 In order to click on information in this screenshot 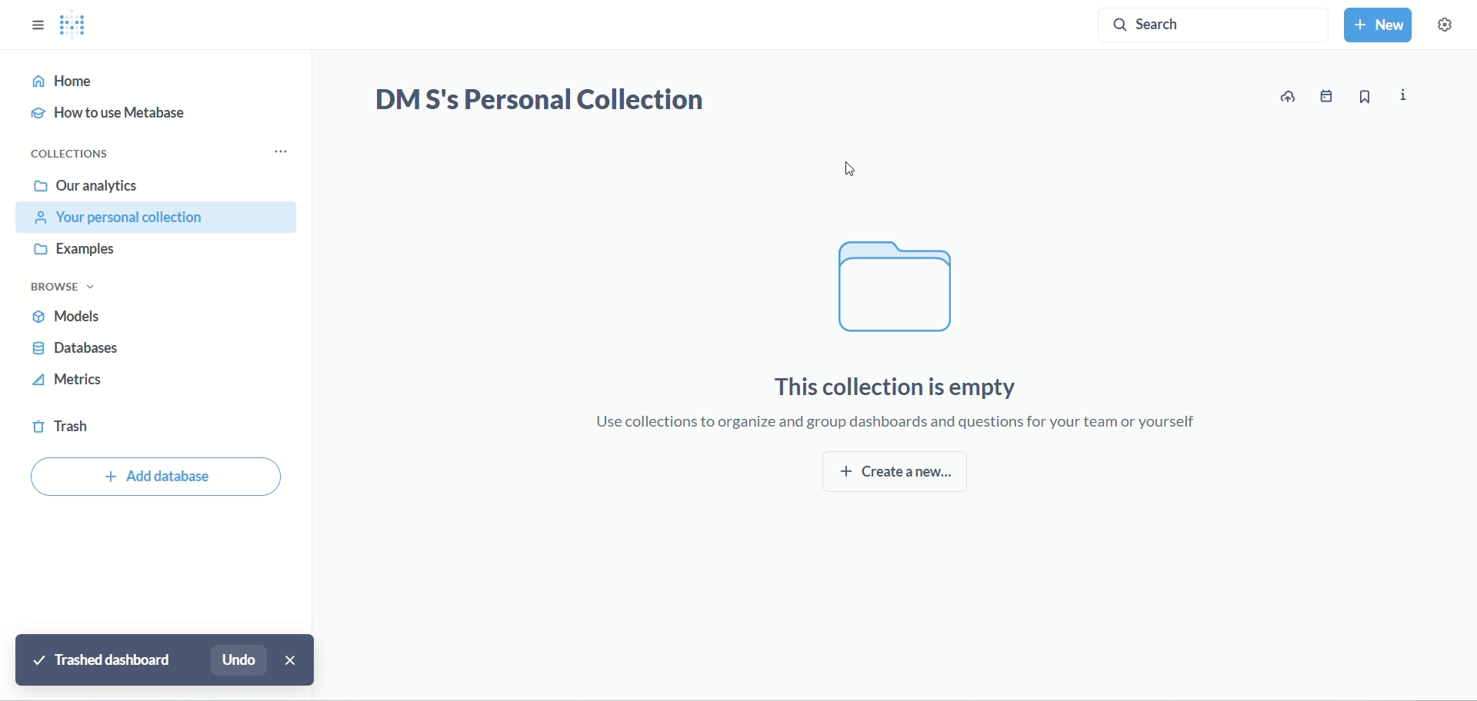, I will do `click(1405, 95)`.